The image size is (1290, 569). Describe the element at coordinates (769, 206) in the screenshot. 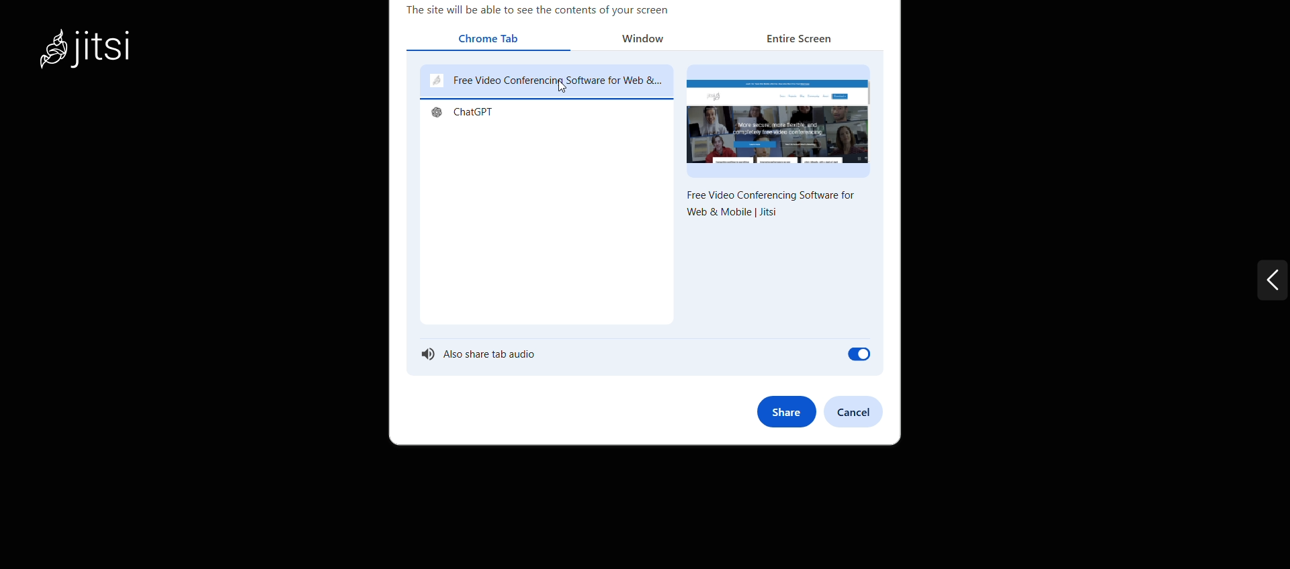

I see `Free Video Conferencing Software for
Web & Mobile | Jitsi` at that location.